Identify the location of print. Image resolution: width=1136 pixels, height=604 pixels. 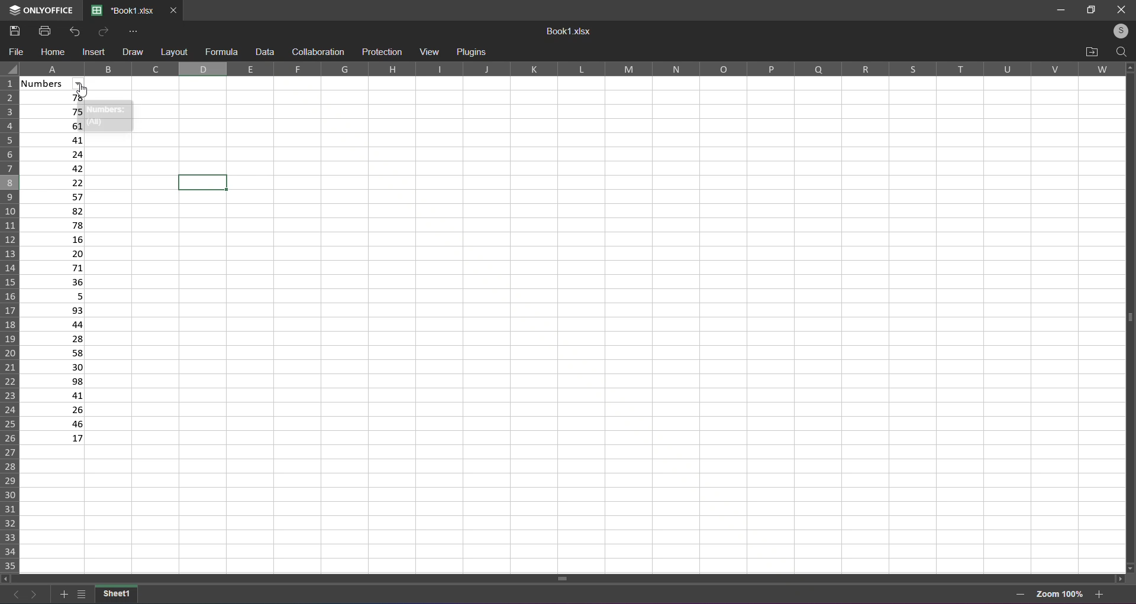
(43, 31).